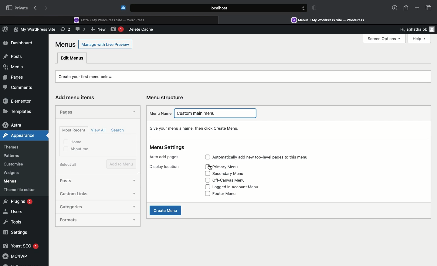 The height and width of the screenshot is (266, 437). I want to click on Forward, so click(47, 8).